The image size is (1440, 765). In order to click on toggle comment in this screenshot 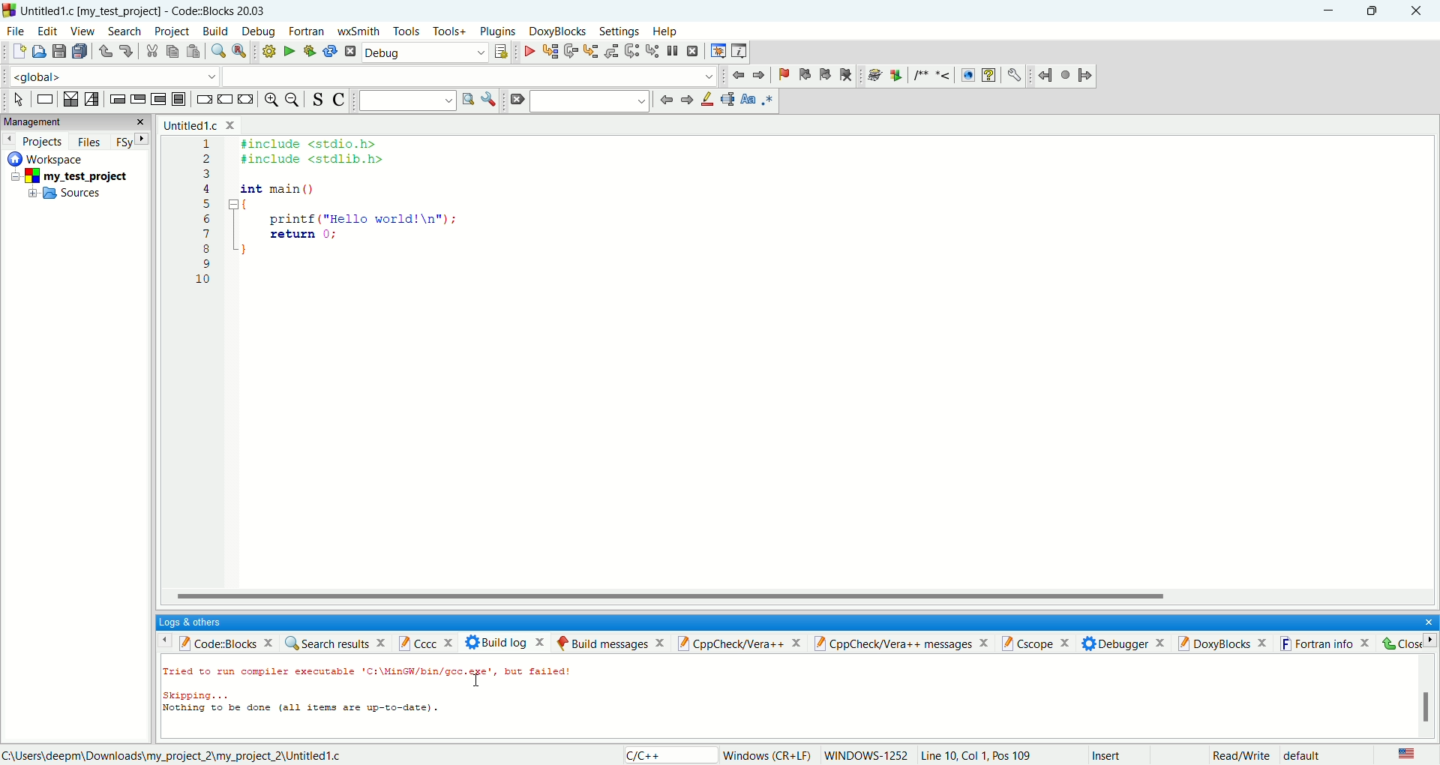, I will do `click(337, 100)`.